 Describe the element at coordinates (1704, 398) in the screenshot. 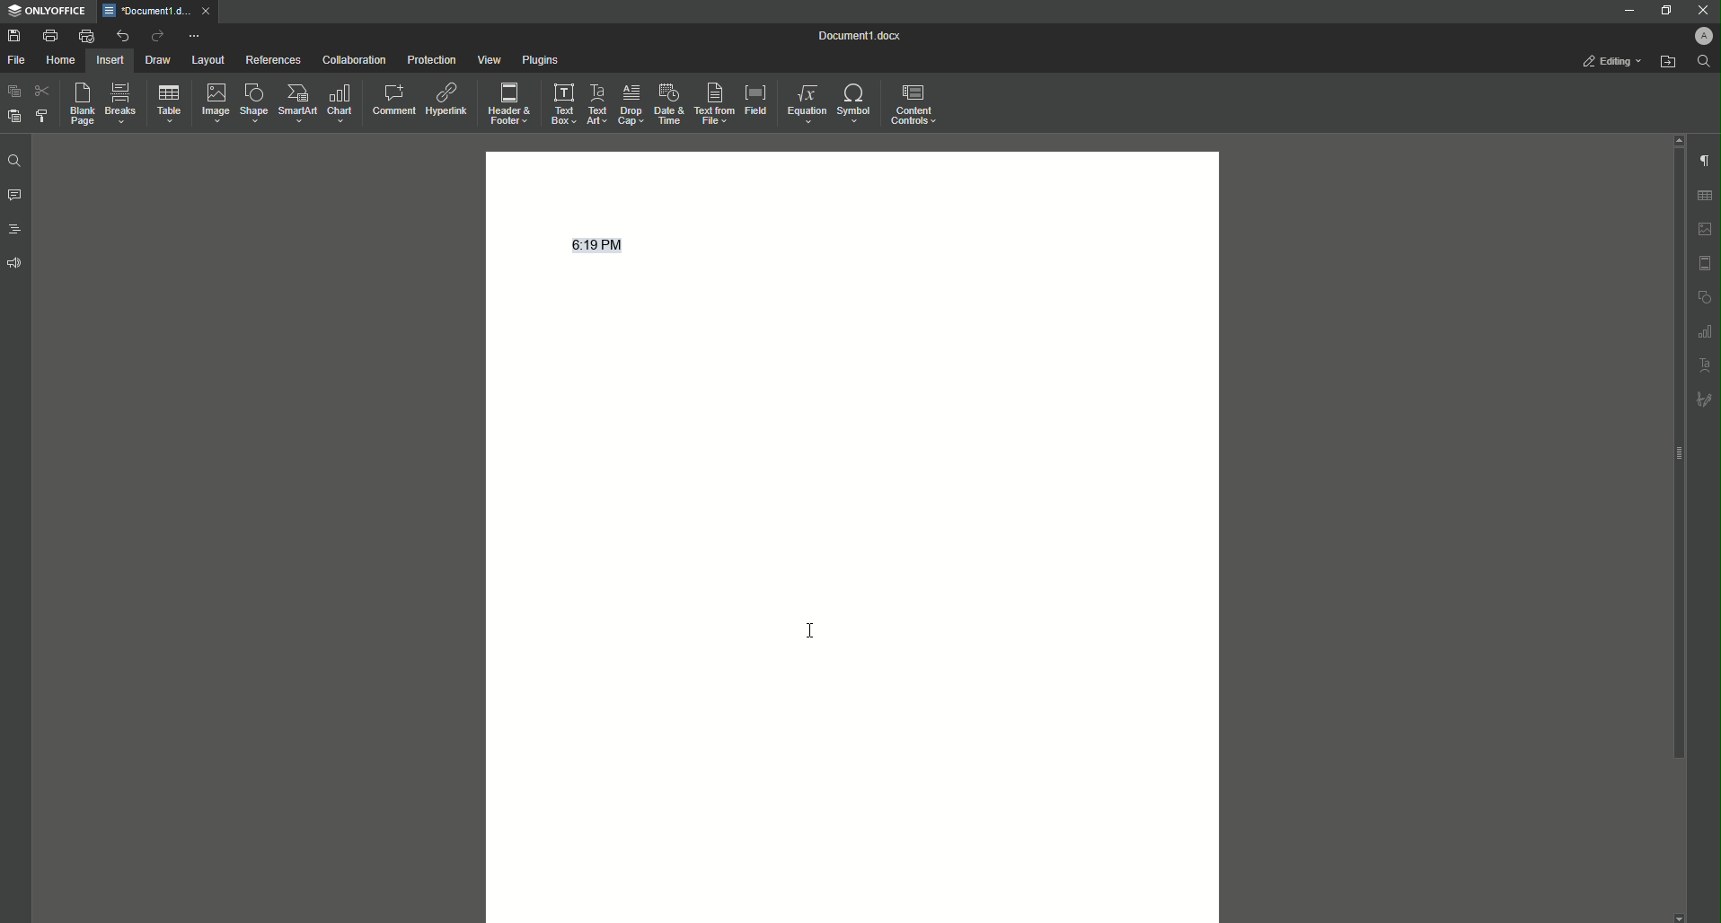

I see `signature settings` at that location.